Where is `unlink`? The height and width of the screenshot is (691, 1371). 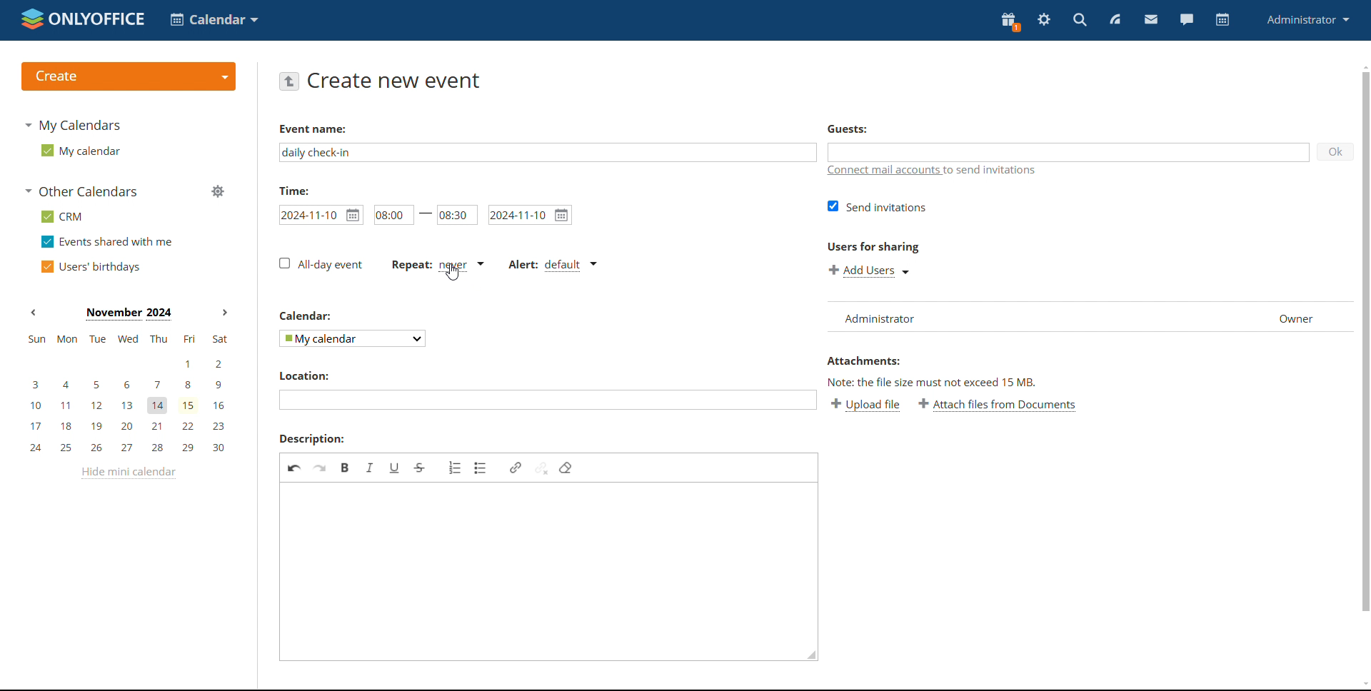 unlink is located at coordinates (541, 468).